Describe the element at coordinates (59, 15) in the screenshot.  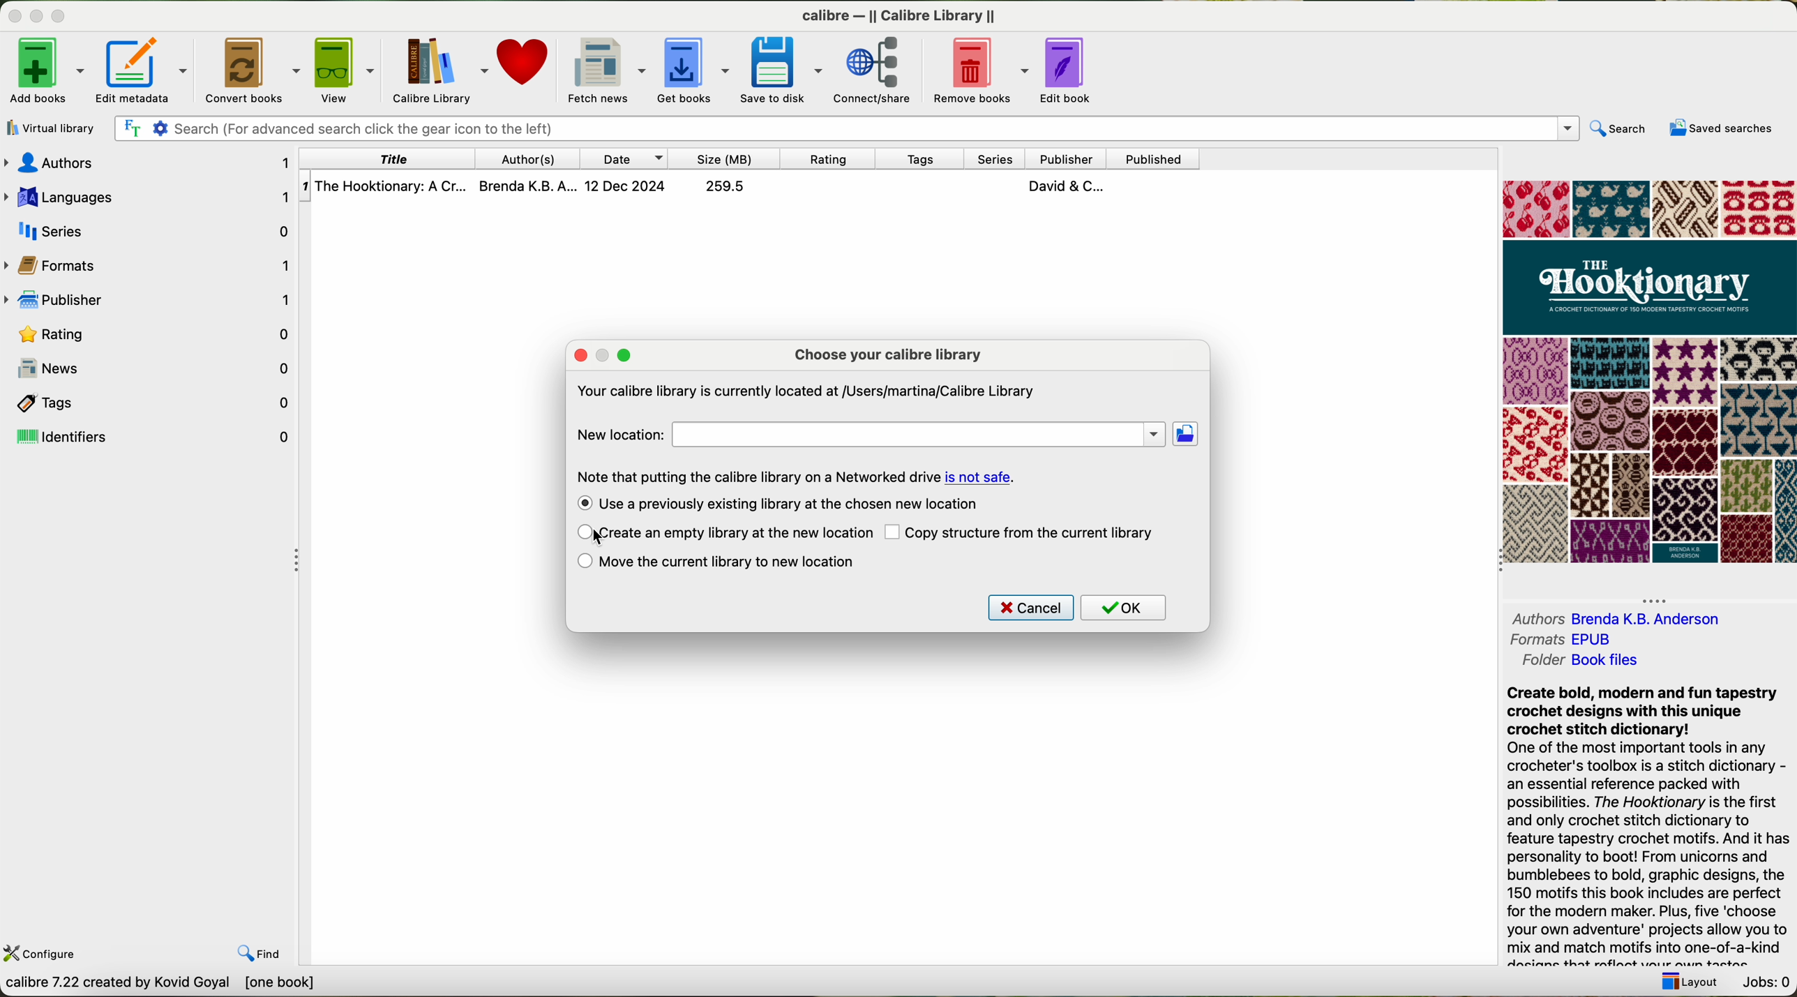
I see `maximize` at that location.